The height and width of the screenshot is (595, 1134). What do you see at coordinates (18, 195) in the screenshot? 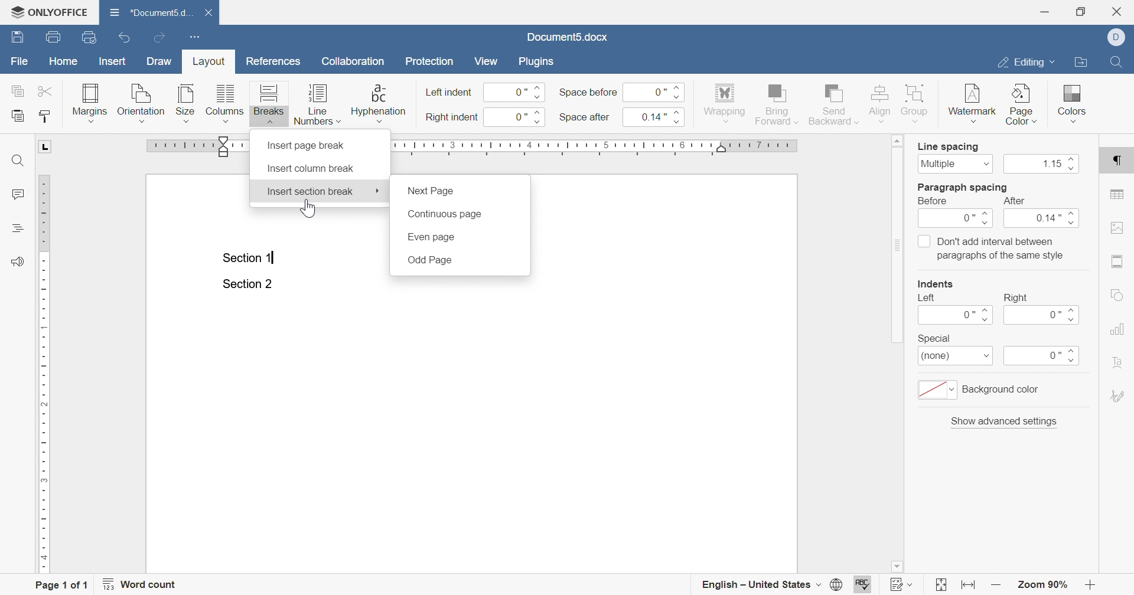
I see `comments` at bounding box center [18, 195].